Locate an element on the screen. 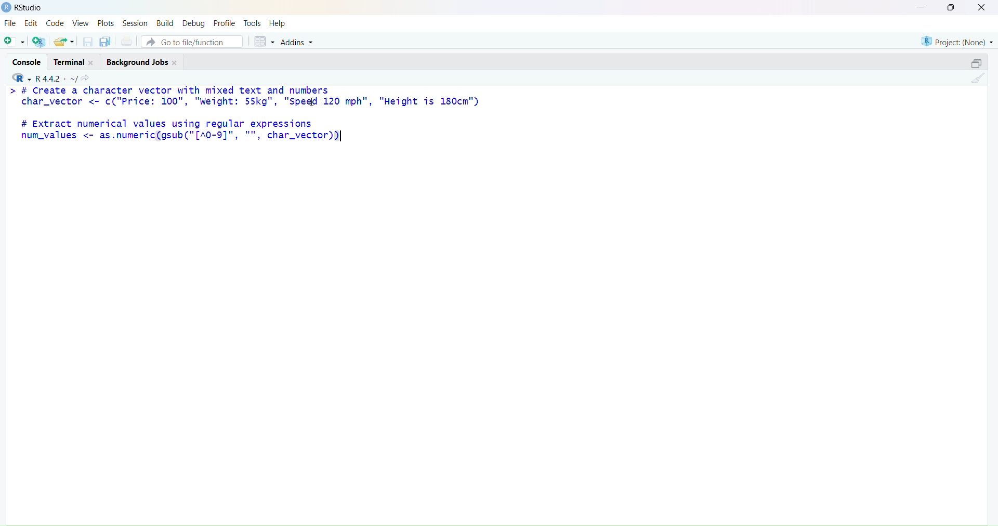 The width and height of the screenshot is (998, 526). Addins is located at coordinates (298, 43).